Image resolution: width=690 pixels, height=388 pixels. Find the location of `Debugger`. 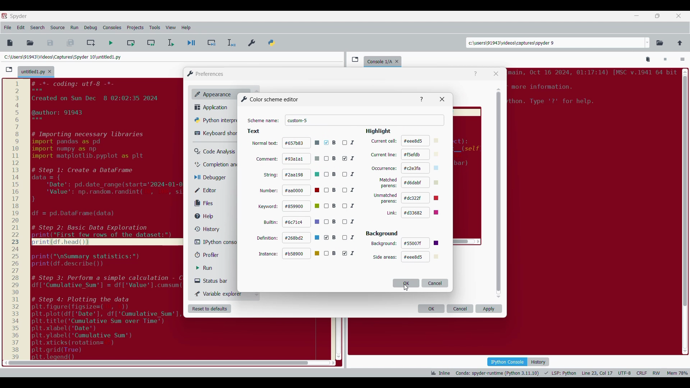

Debugger is located at coordinates (213, 178).